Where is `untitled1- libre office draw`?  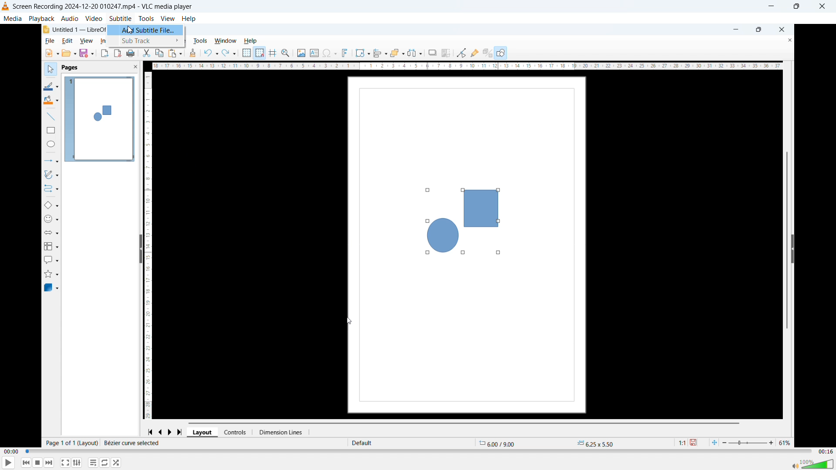 untitled1- libre office draw is located at coordinates (79, 28).